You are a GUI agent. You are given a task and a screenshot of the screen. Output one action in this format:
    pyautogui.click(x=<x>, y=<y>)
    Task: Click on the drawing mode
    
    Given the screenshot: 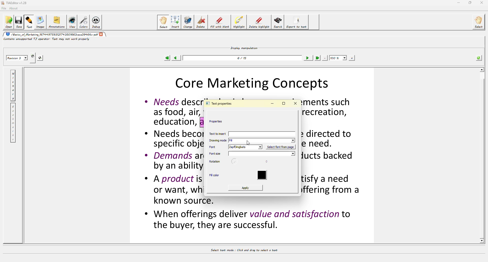 What is the action you would take?
    pyautogui.click(x=217, y=141)
    